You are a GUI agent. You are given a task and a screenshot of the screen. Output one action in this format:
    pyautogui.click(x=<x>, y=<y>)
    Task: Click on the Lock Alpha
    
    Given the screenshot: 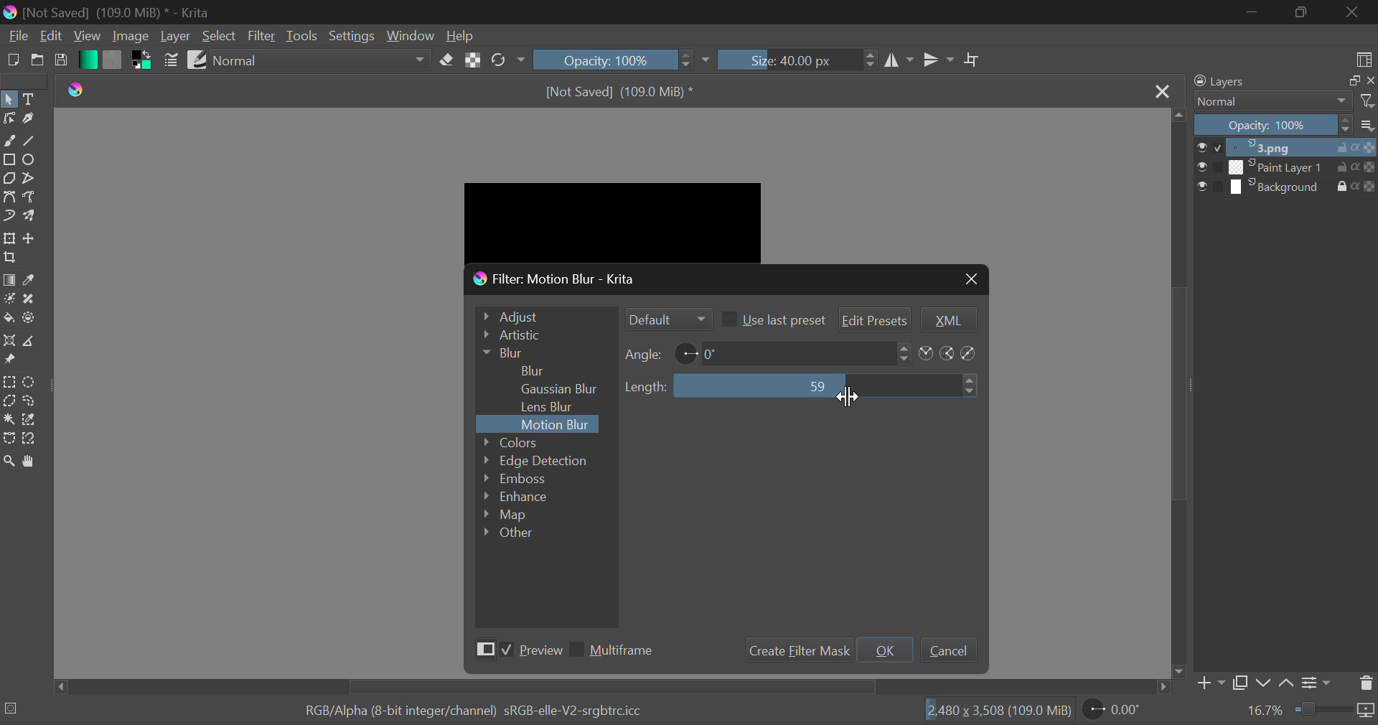 What is the action you would take?
    pyautogui.click(x=474, y=59)
    